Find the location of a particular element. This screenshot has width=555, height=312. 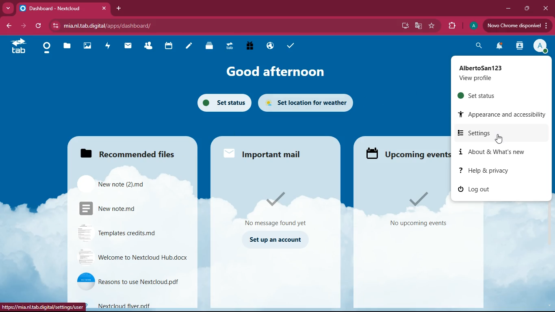

update is located at coordinates (517, 26).